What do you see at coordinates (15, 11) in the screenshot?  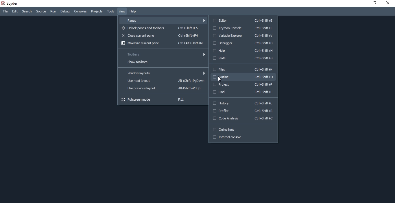 I see `edit` at bounding box center [15, 11].